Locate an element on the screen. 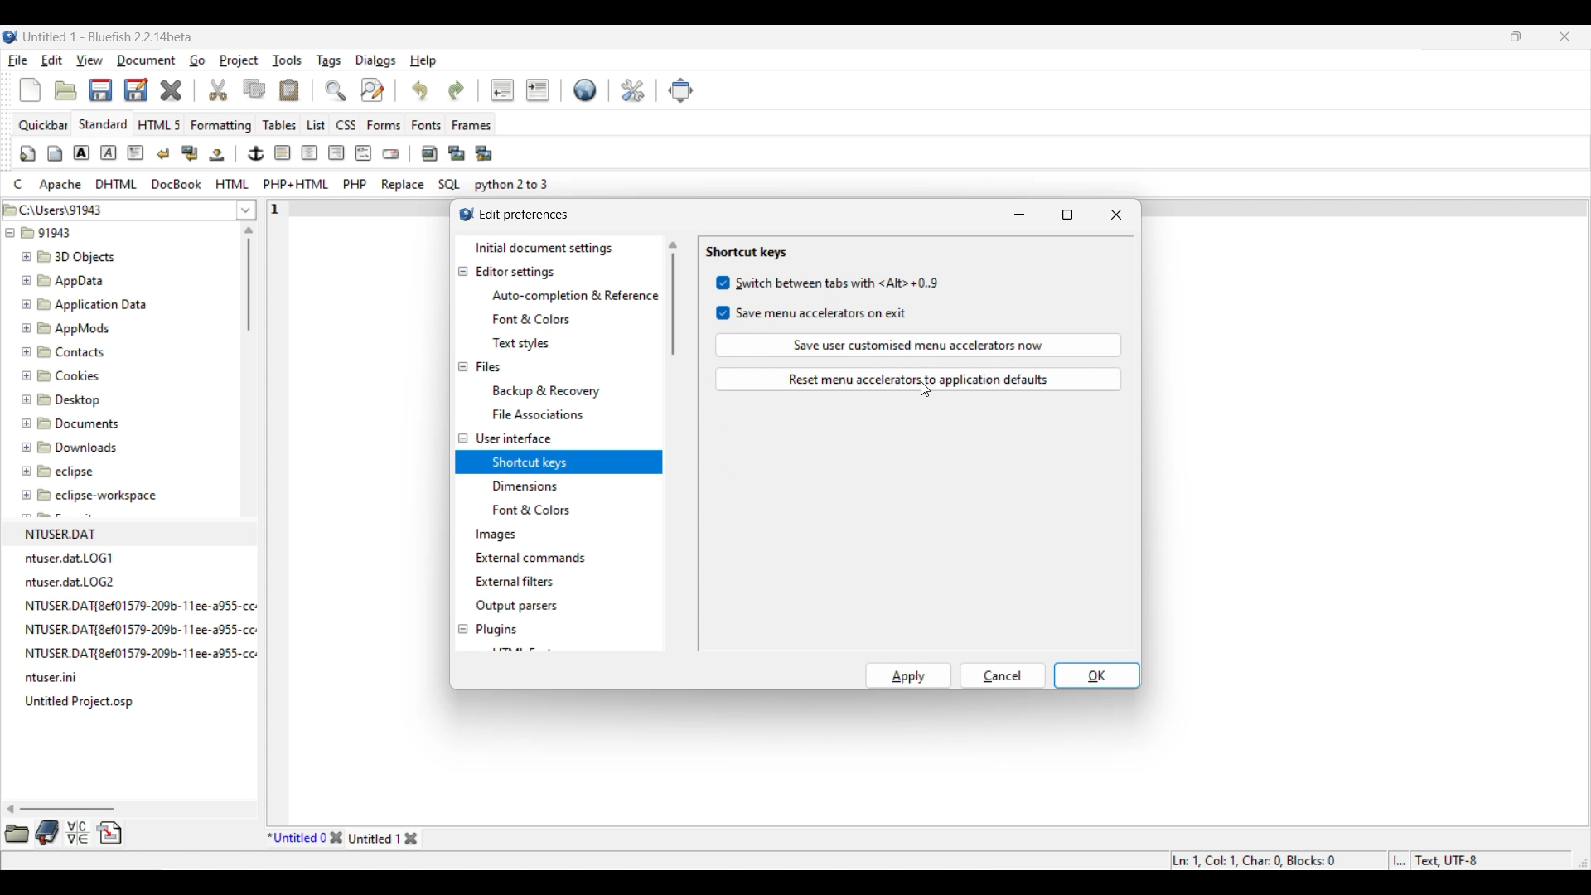 This screenshot has width=1591, height=895. Forms is located at coordinates (384, 125).